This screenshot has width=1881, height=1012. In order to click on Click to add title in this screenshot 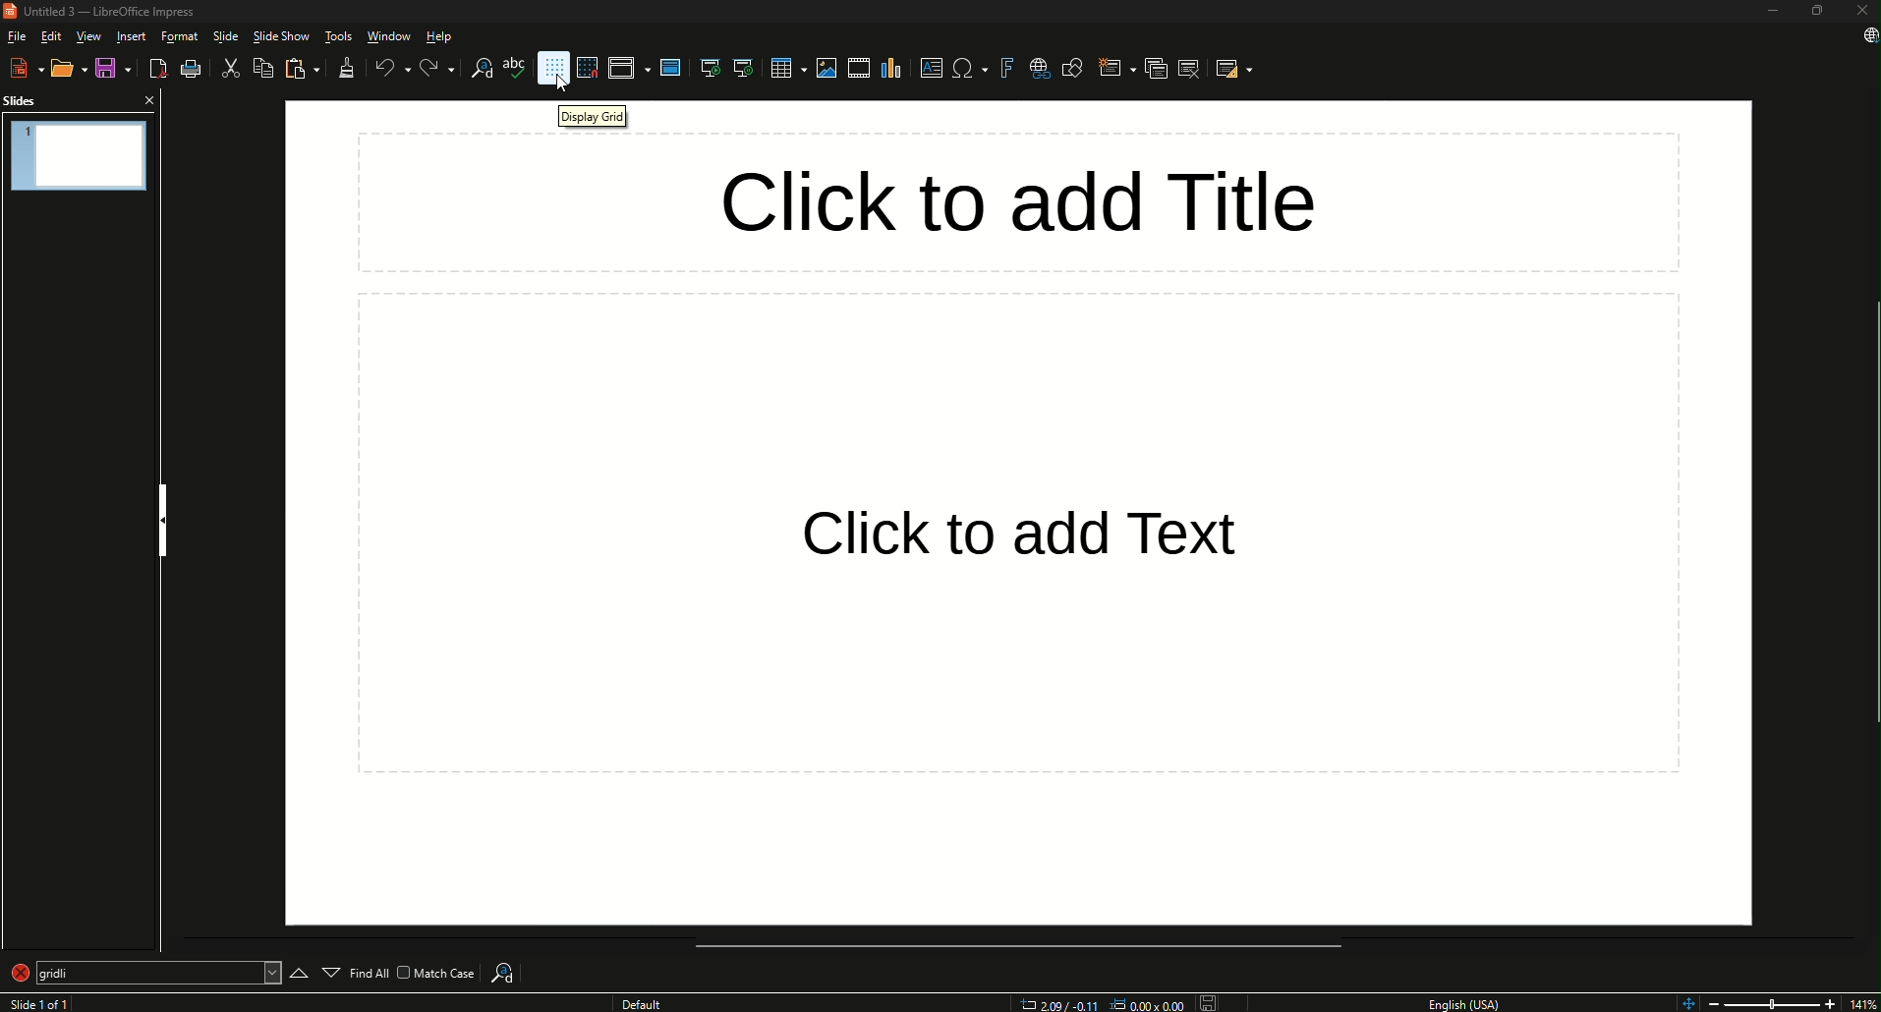, I will do `click(1021, 197)`.